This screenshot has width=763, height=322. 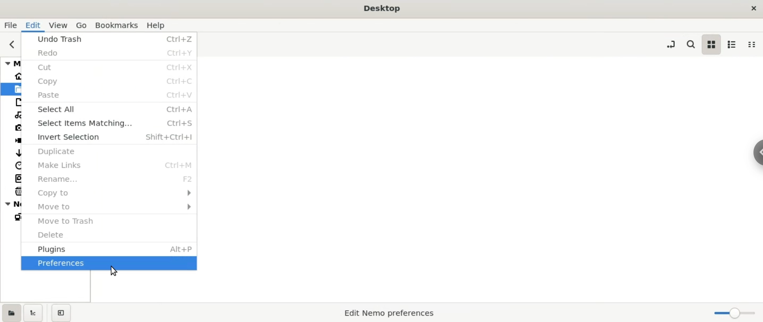 I want to click on undo trash, so click(x=108, y=38).